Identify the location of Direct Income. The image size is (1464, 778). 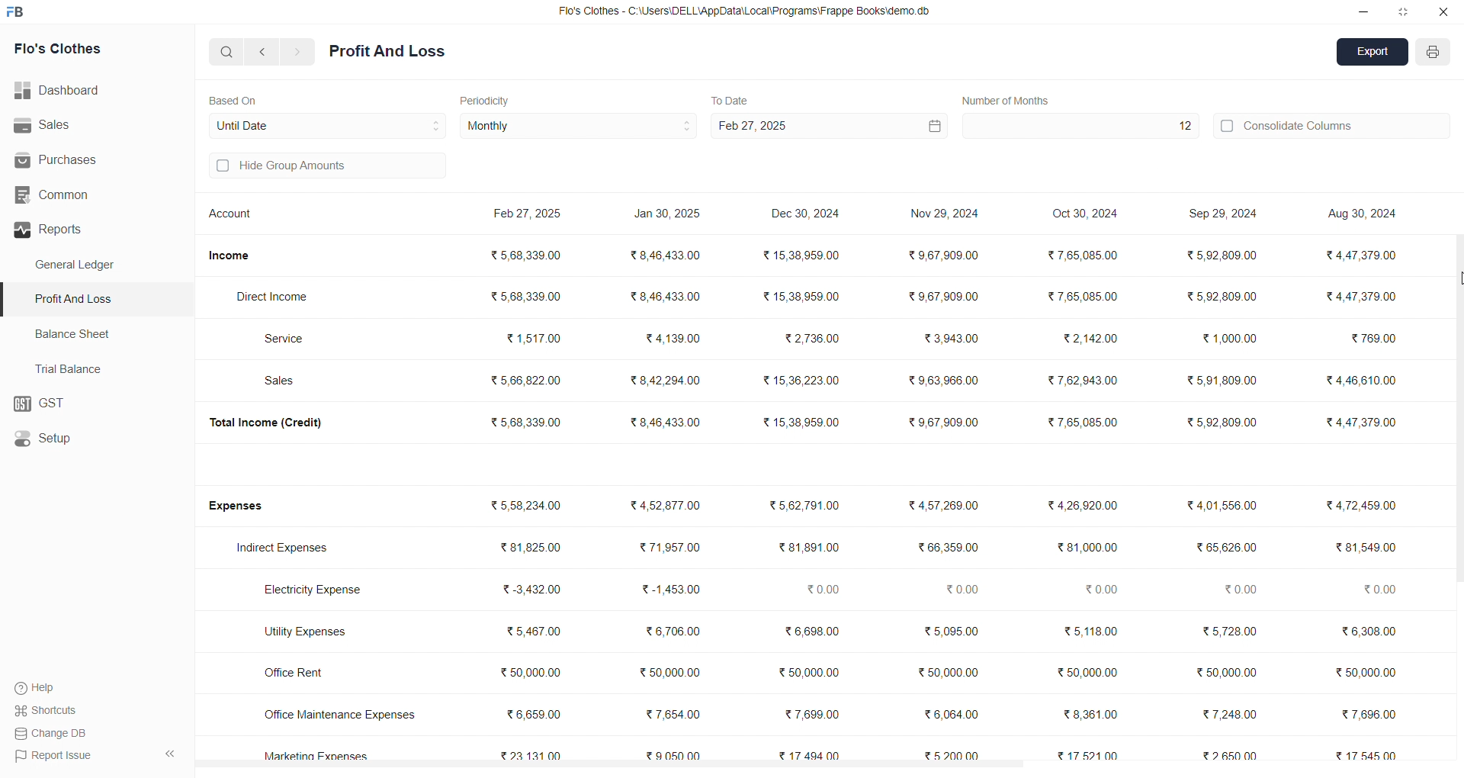
(280, 297).